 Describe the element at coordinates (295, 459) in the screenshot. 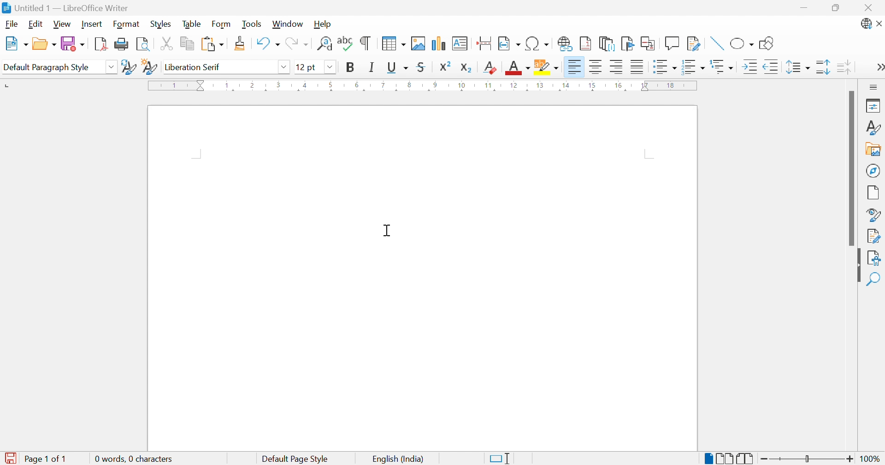

I see `Default page style` at that location.